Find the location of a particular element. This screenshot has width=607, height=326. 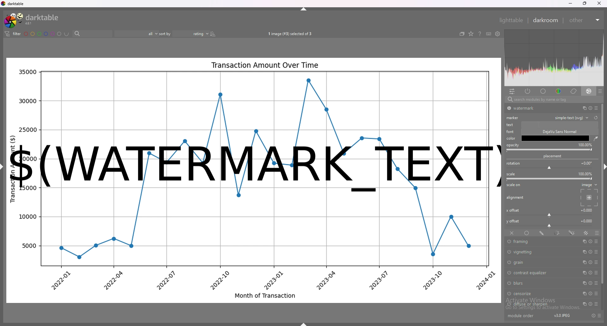

drawn mask is located at coordinates (543, 233).